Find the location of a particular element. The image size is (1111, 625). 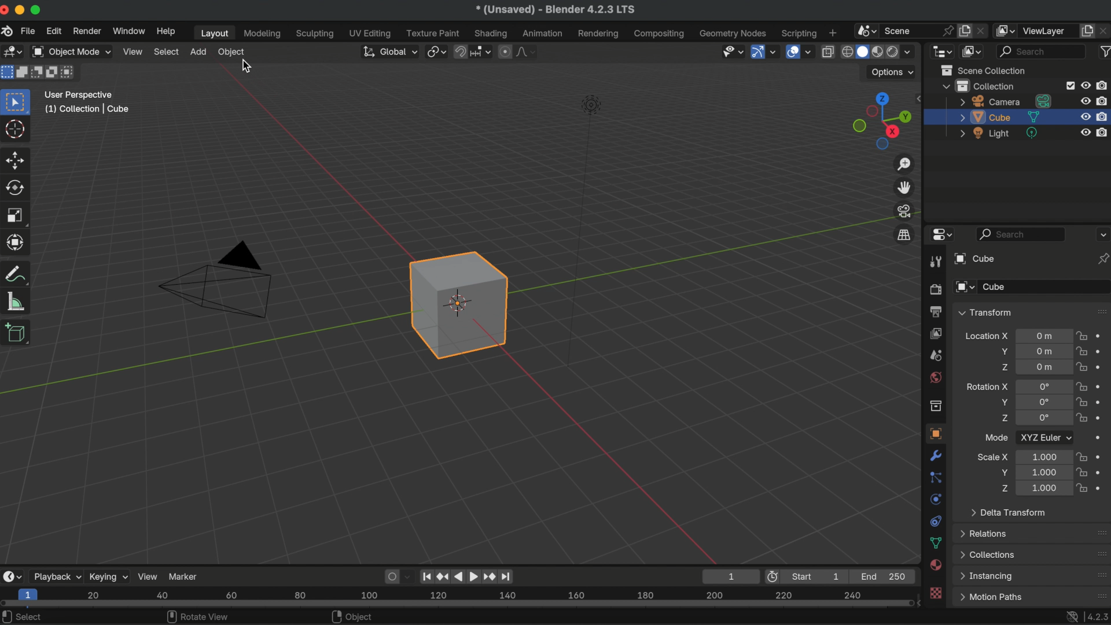

disable in render is located at coordinates (1103, 116).